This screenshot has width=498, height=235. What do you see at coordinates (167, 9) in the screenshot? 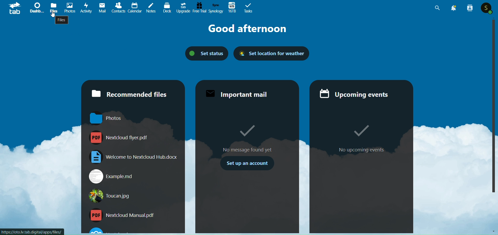
I see `deck` at bounding box center [167, 9].